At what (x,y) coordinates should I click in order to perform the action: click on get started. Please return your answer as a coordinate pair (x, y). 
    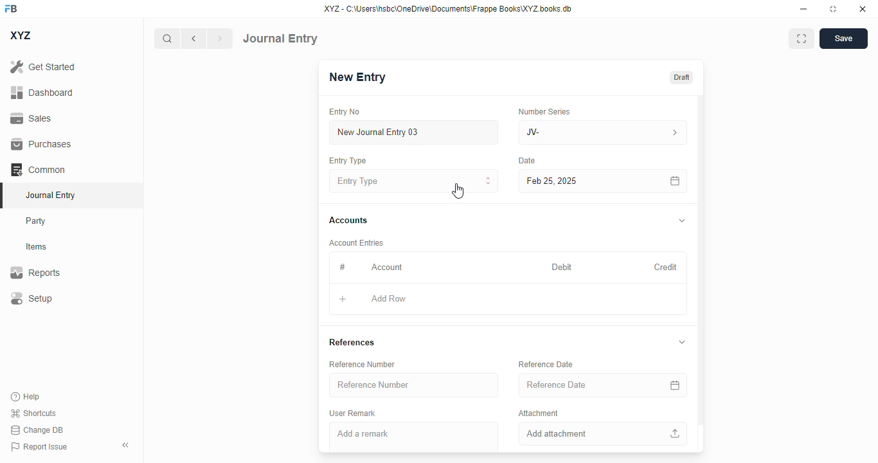
    Looking at the image, I should click on (42, 66).